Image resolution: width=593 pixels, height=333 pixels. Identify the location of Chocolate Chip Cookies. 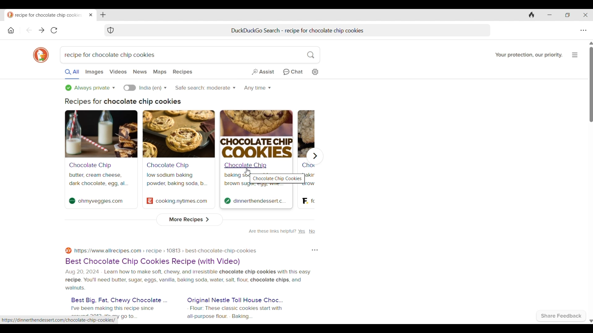
(277, 179).